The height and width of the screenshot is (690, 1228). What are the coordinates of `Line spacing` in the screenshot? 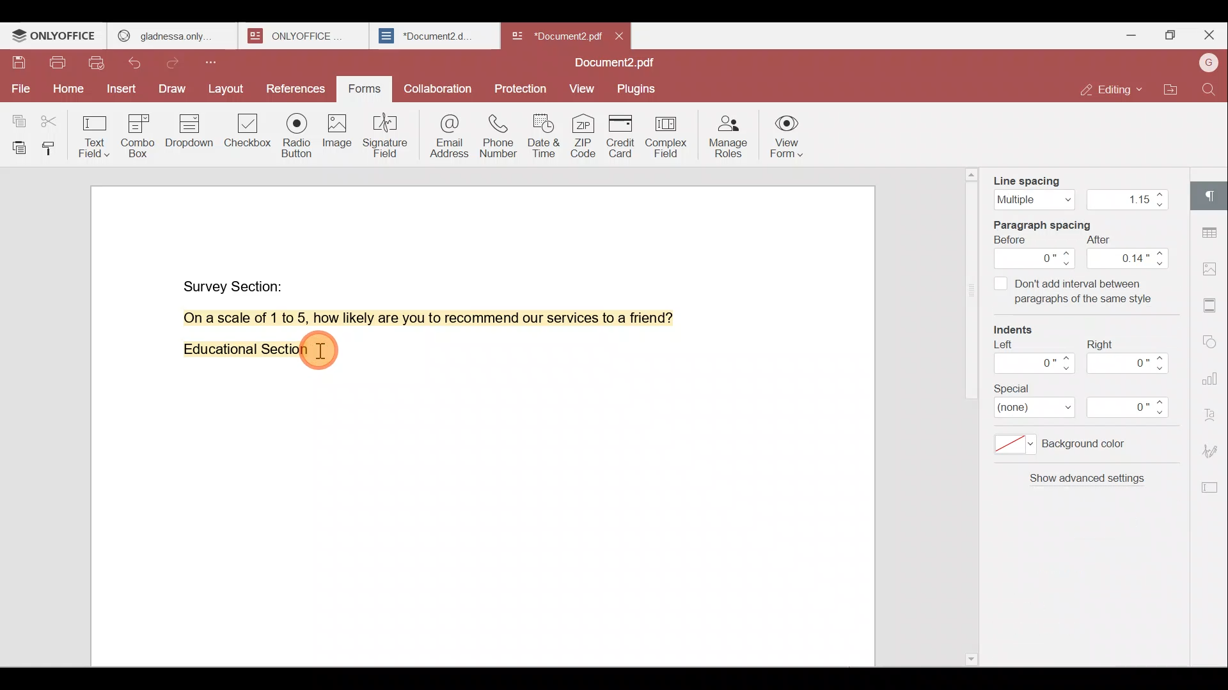 It's located at (1078, 188).